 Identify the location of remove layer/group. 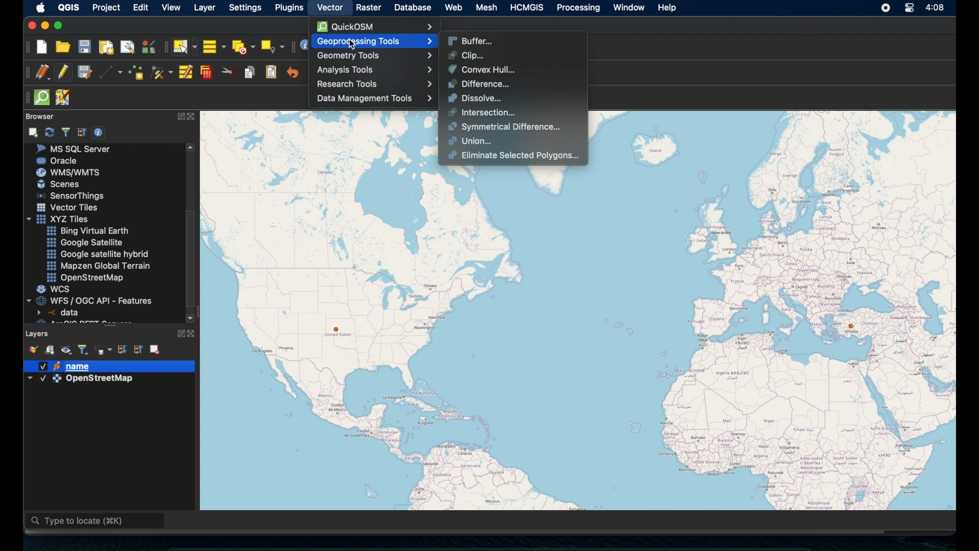
(156, 349).